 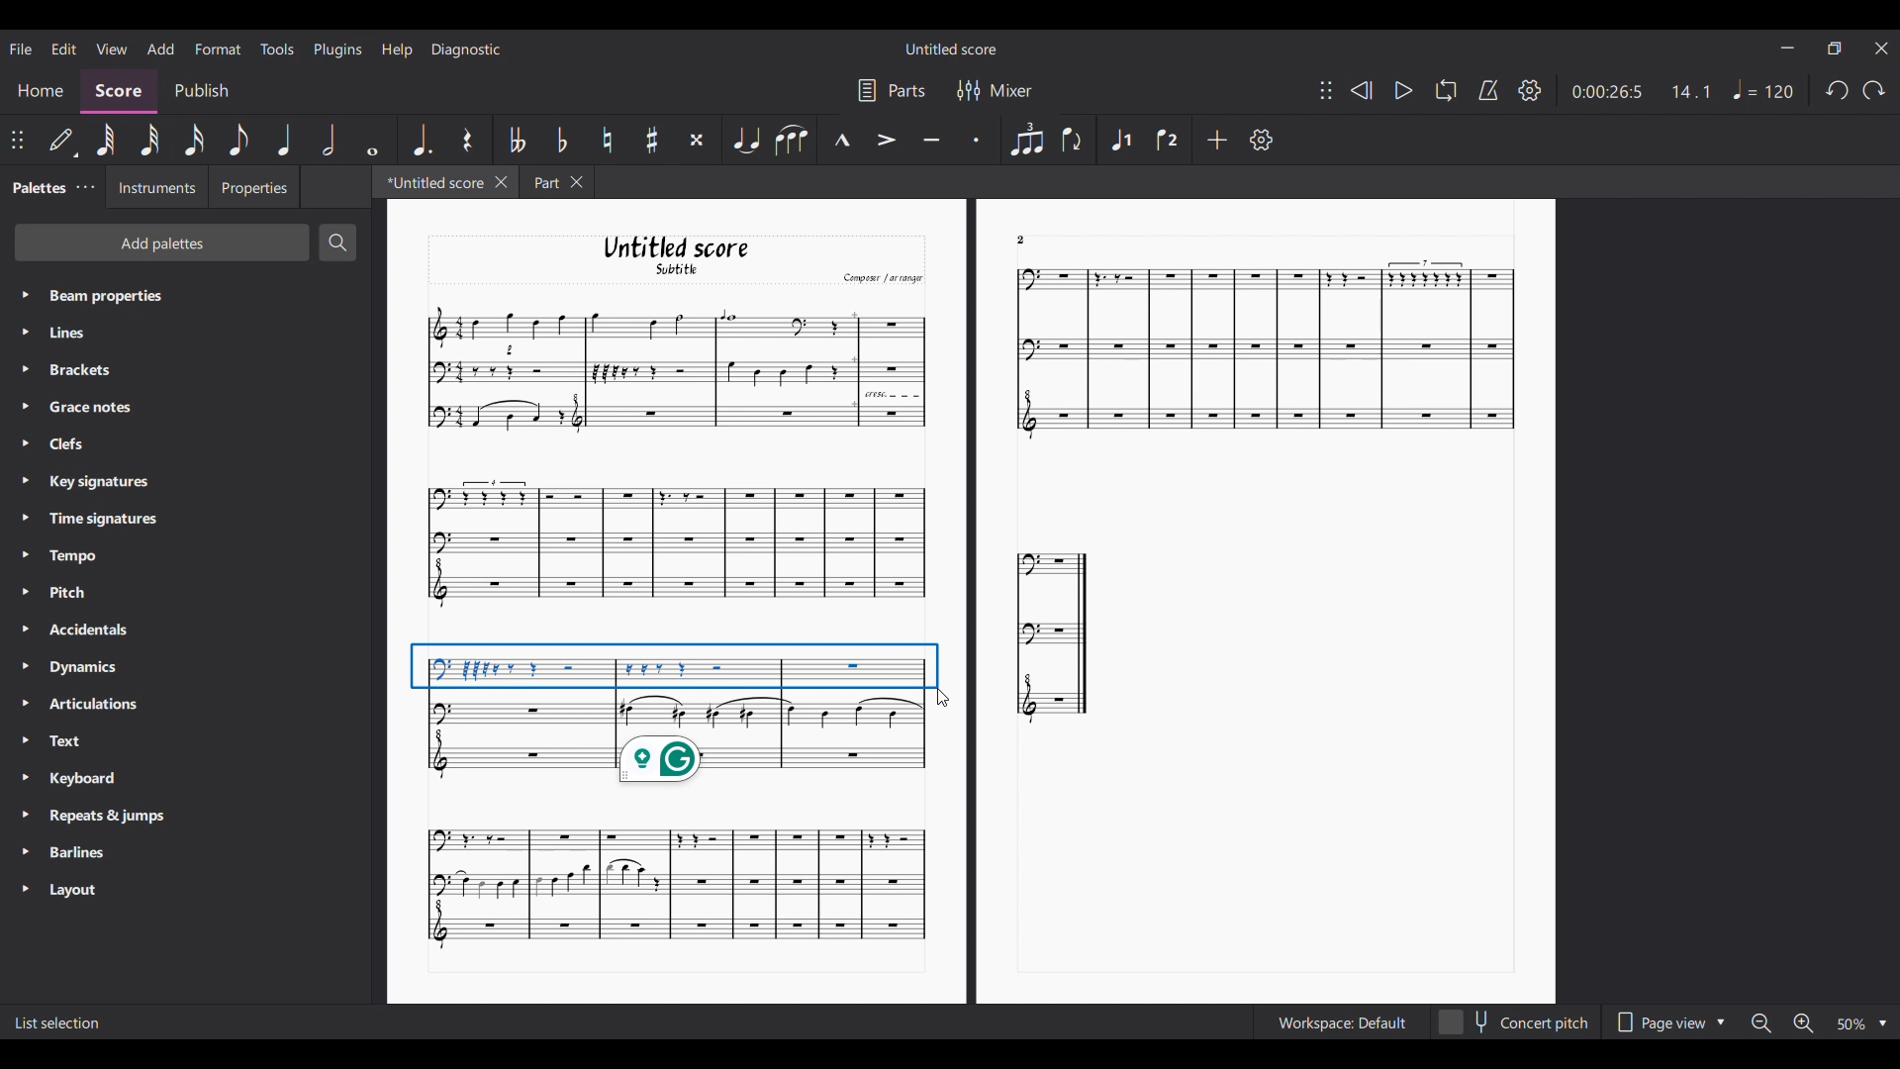 What do you see at coordinates (1874, 90) in the screenshot?
I see `Redo` at bounding box center [1874, 90].